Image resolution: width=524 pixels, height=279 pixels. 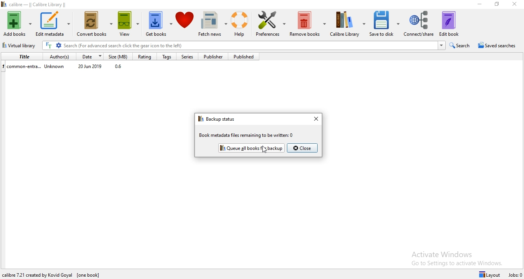 I want to click on close, so click(x=303, y=148).